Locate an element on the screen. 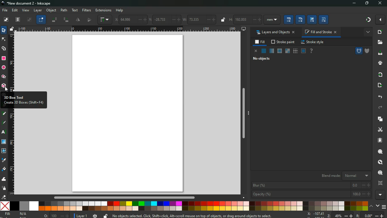 Image resolution: width=387 pixels, height=218 pixels. object is located at coordinates (52, 11).